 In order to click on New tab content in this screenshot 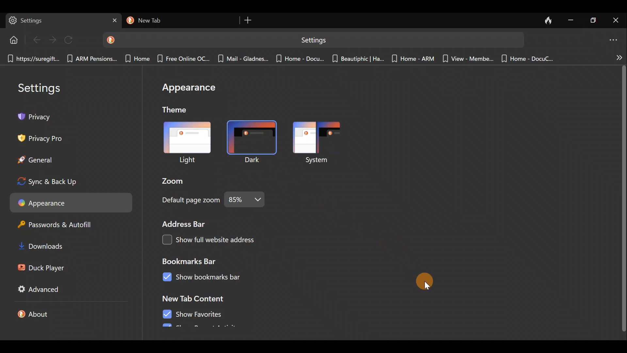, I will do `click(203, 299)`.